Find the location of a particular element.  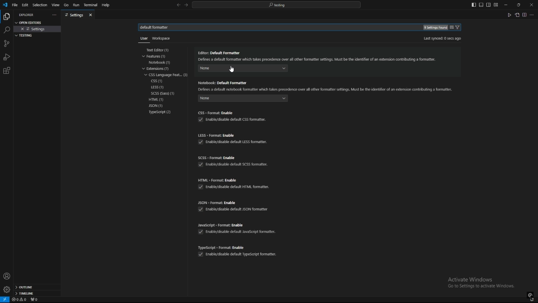

enable /disable default default html formatter is located at coordinates (235, 187).